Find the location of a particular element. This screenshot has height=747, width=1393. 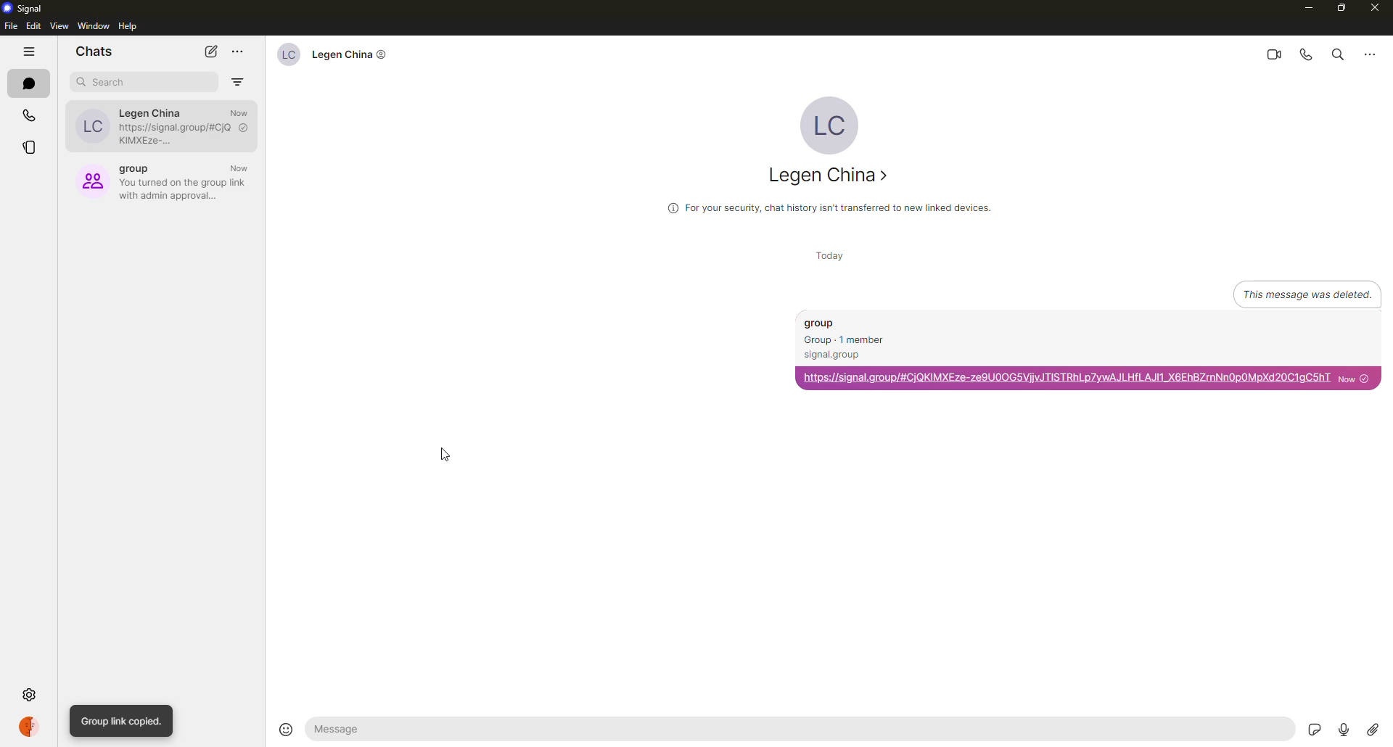

cursor is located at coordinates (448, 461).